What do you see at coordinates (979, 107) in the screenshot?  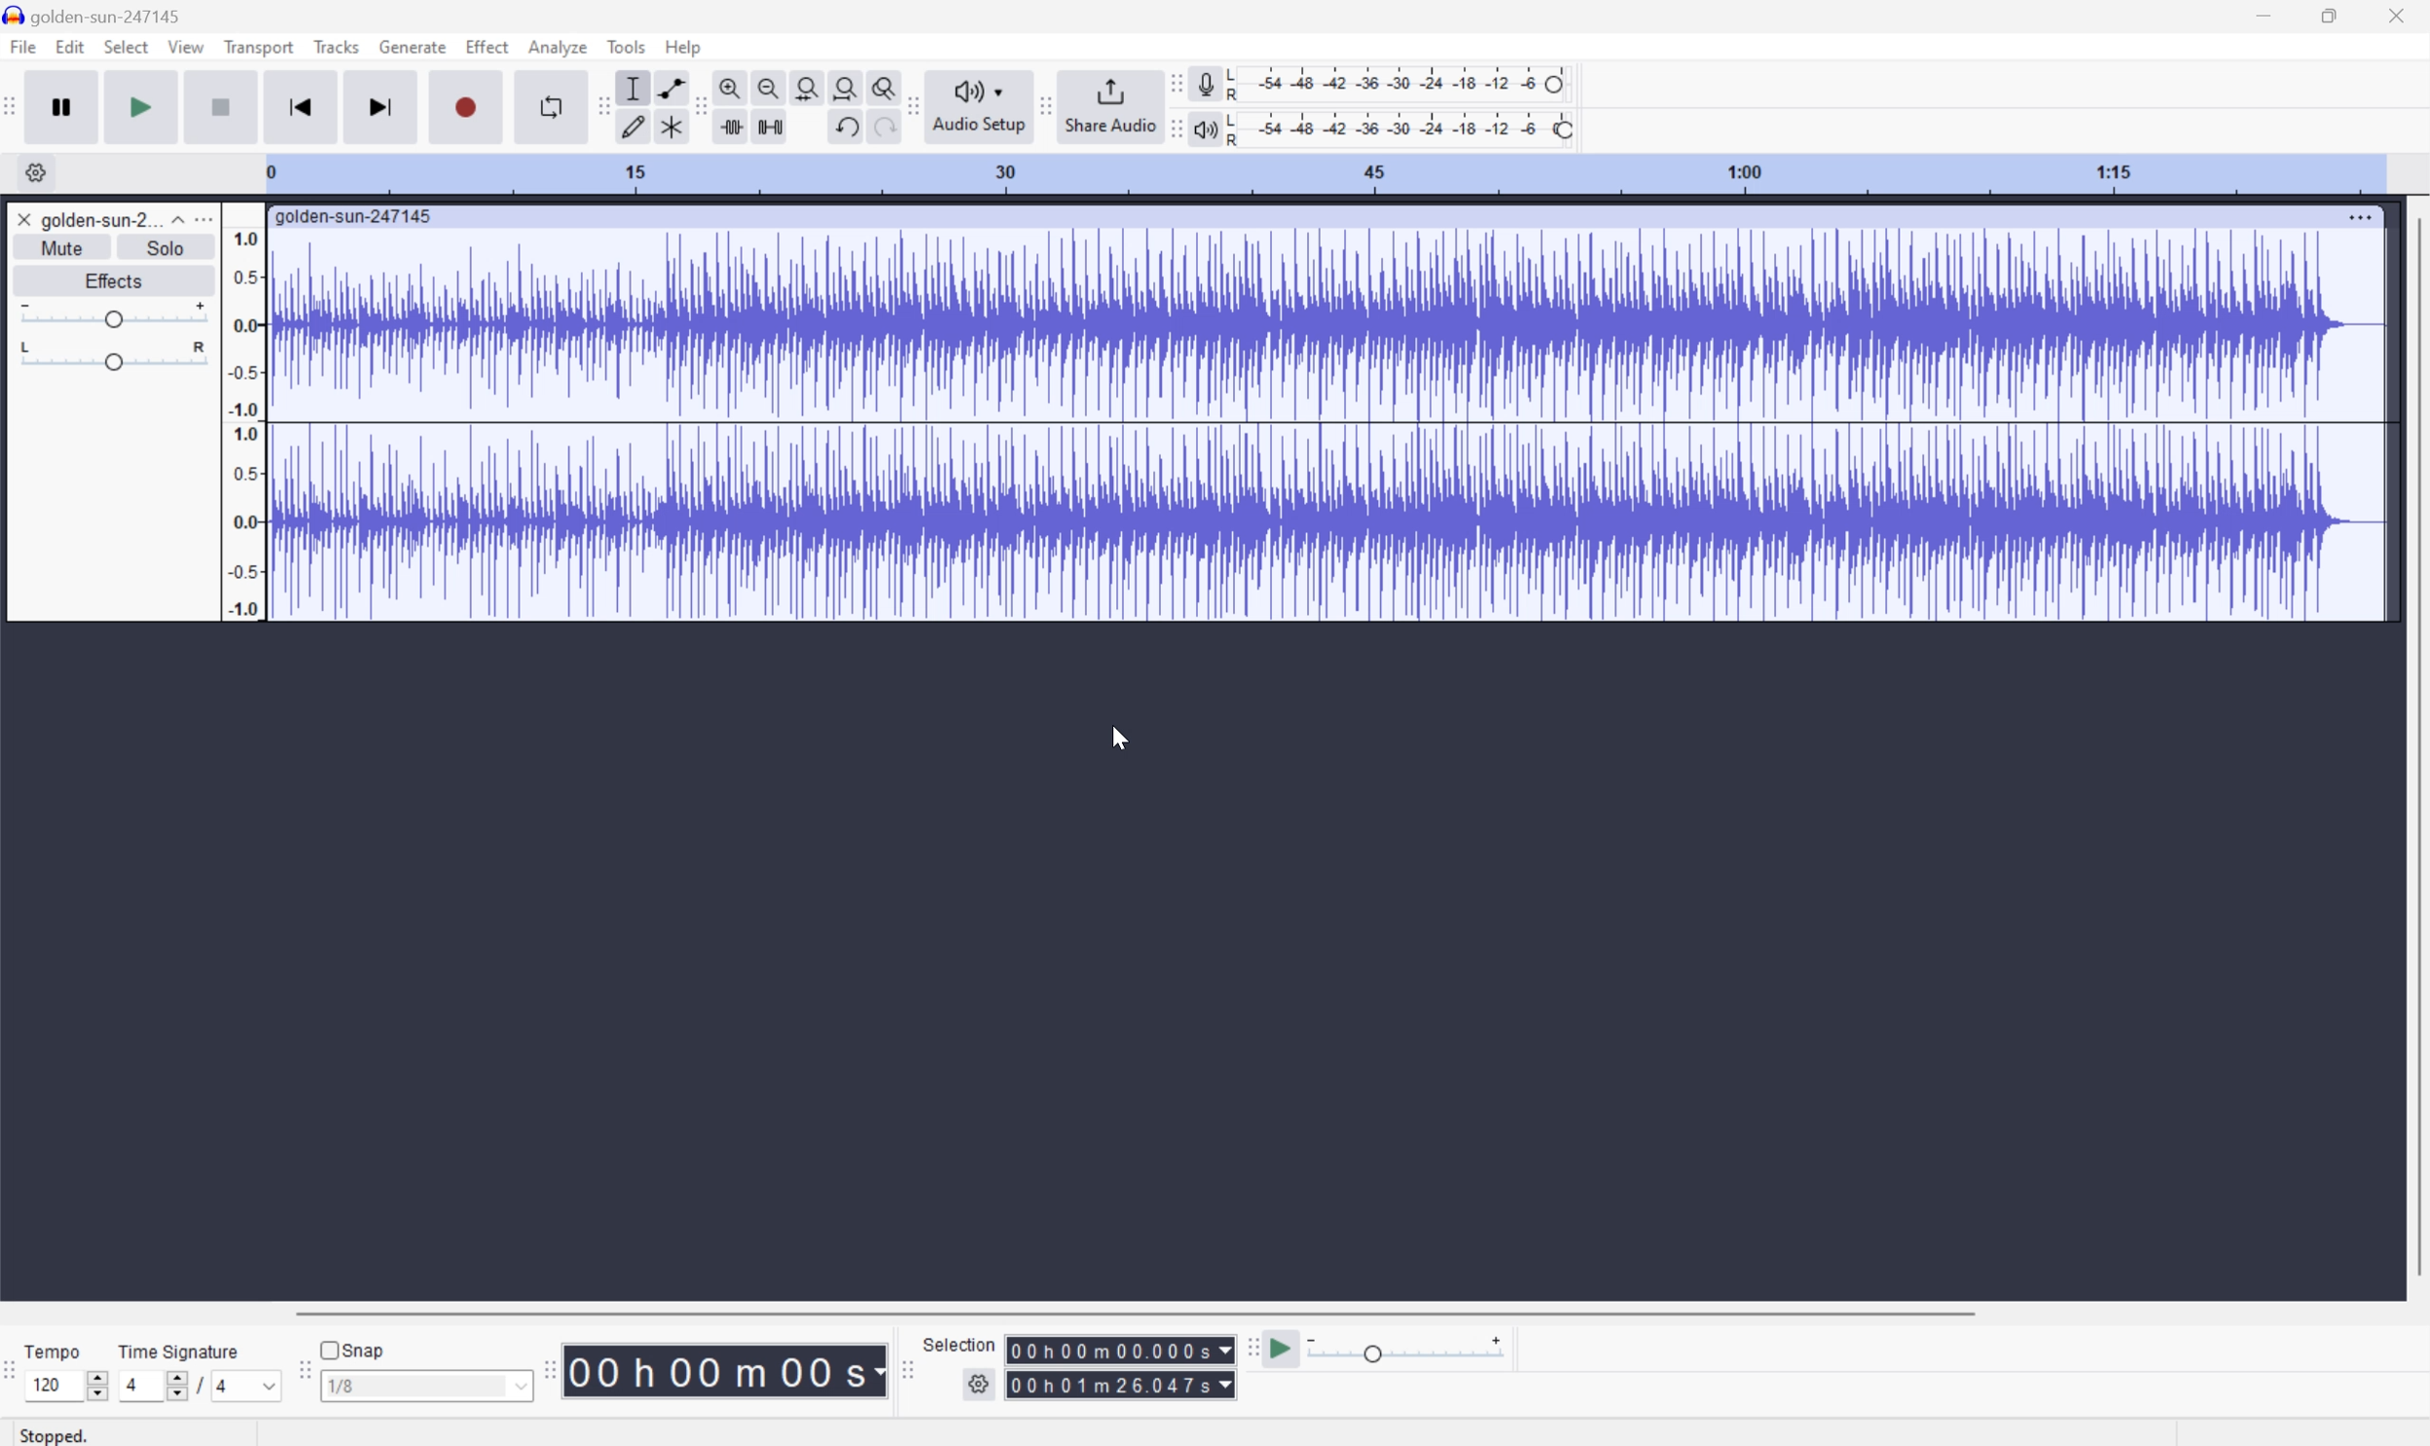 I see `Audio Setup` at bounding box center [979, 107].